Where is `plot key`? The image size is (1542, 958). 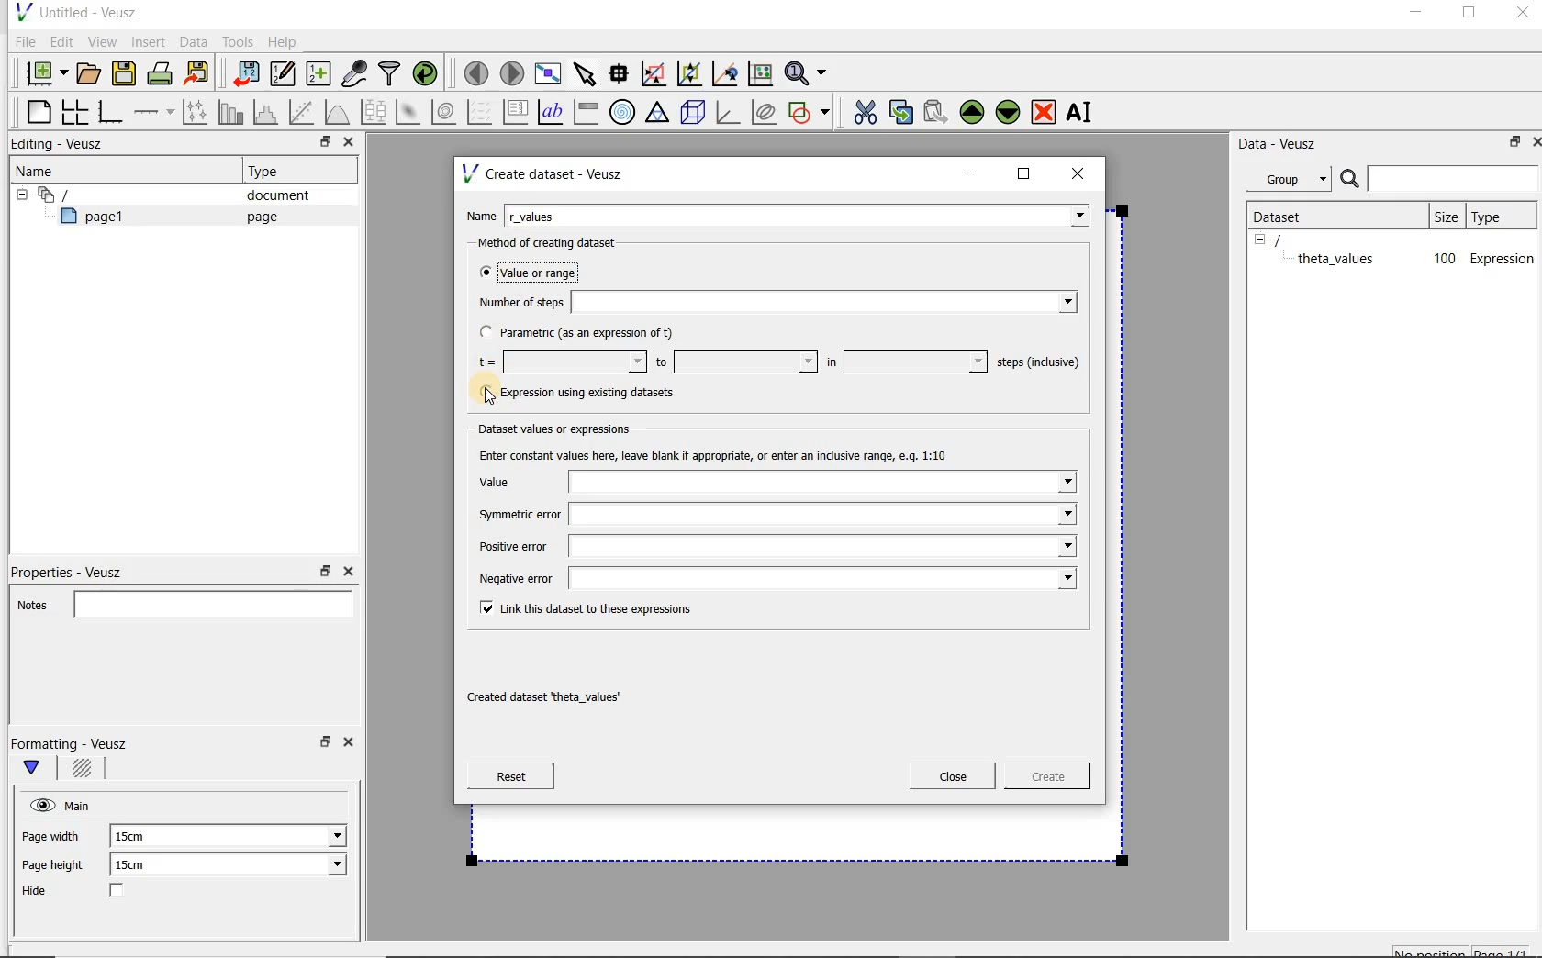 plot key is located at coordinates (517, 112).